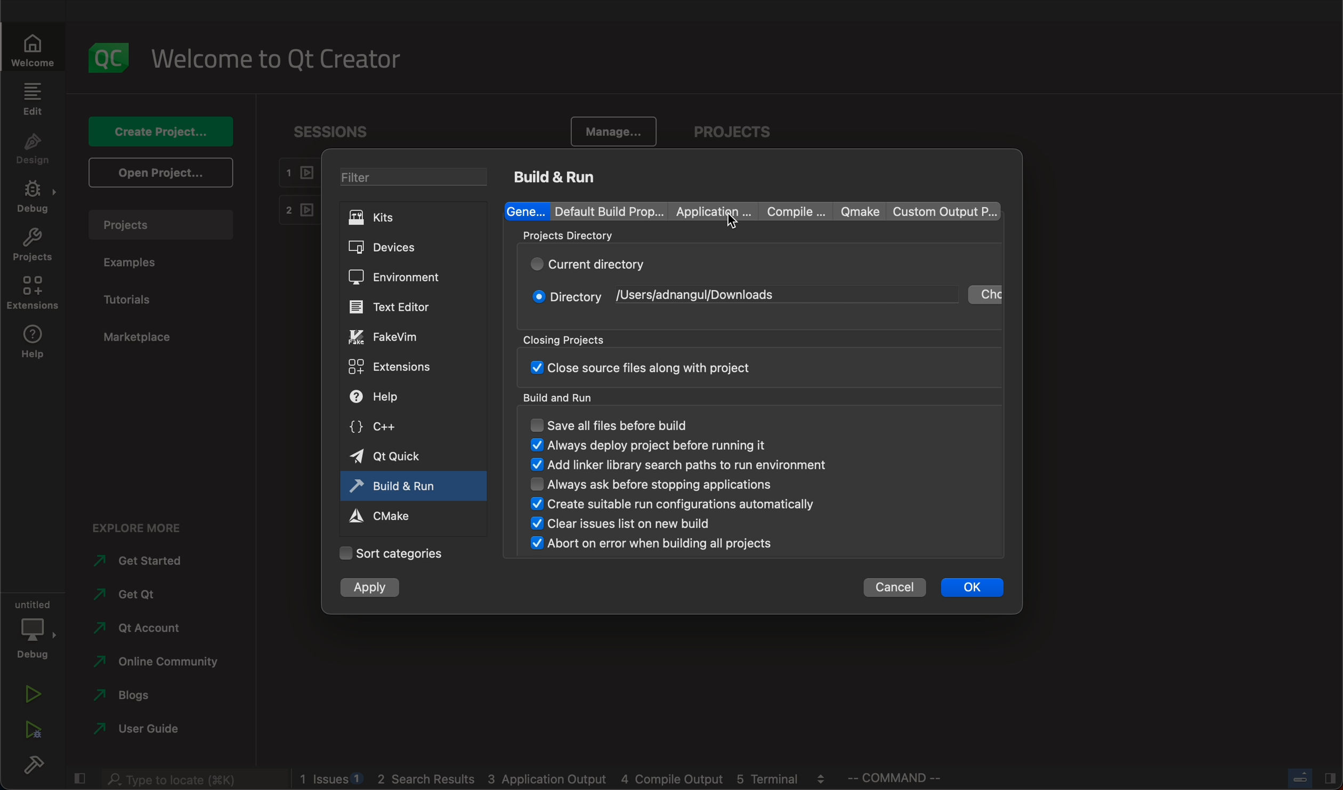 This screenshot has width=1343, height=790. What do you see at coordinates (627, 524) in the screenshot?
I see `' Clear issues list on new build` at bounding box center [627, 524].